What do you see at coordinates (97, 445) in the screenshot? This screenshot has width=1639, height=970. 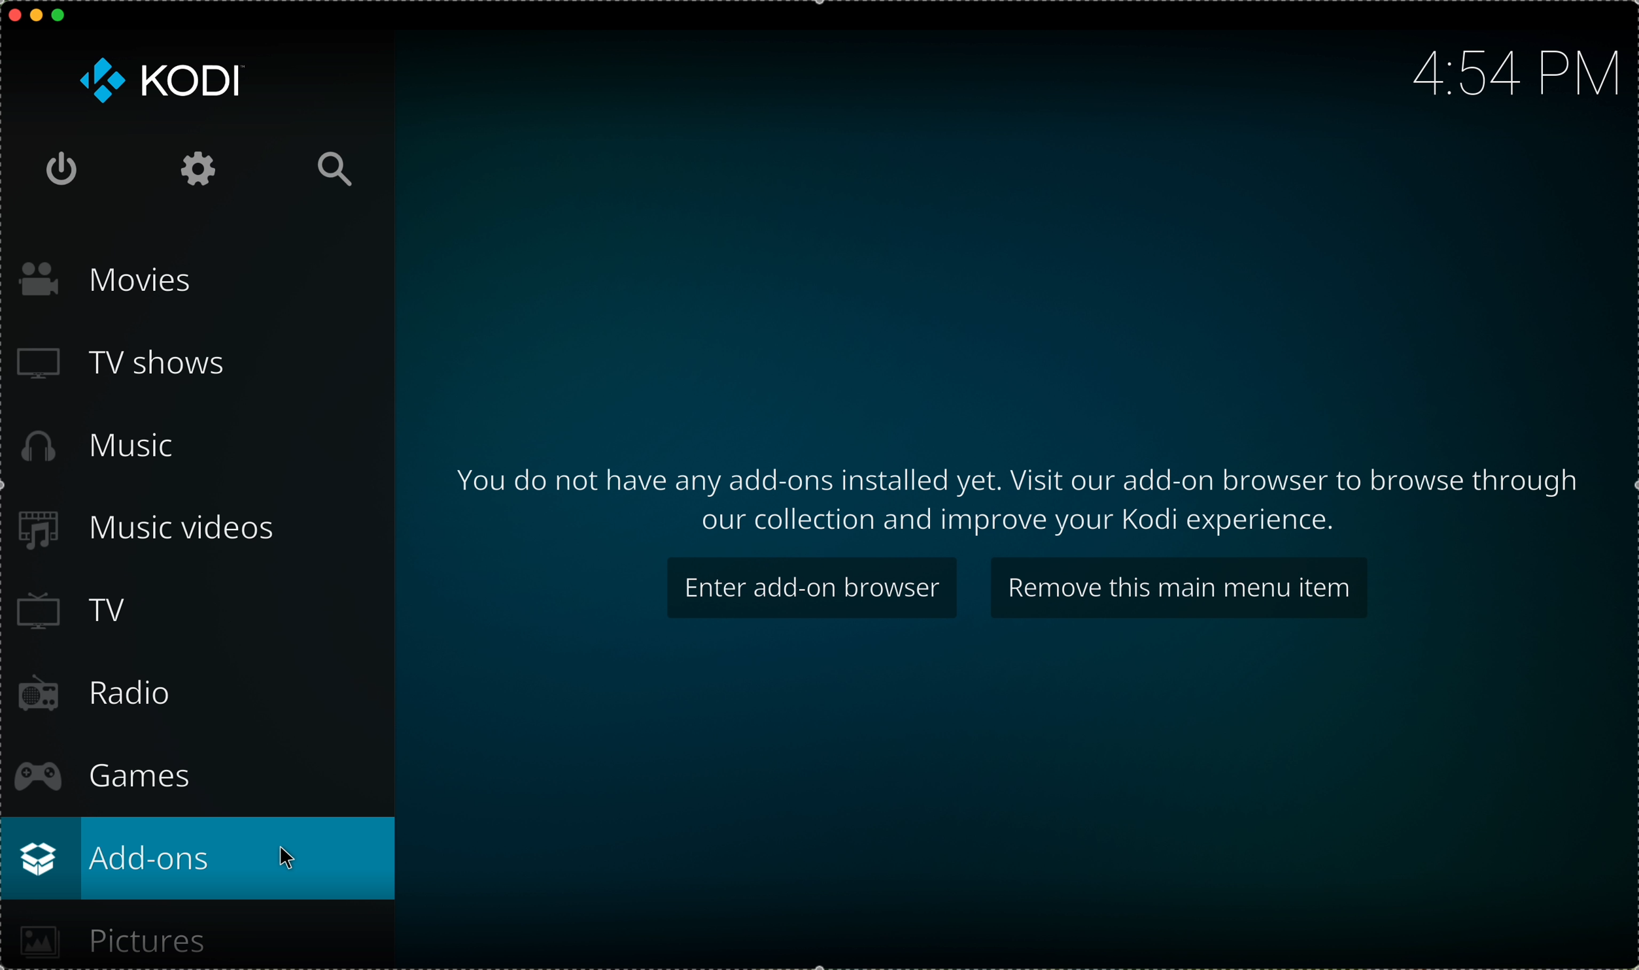 I see `music` at bounding box center [97, 445].